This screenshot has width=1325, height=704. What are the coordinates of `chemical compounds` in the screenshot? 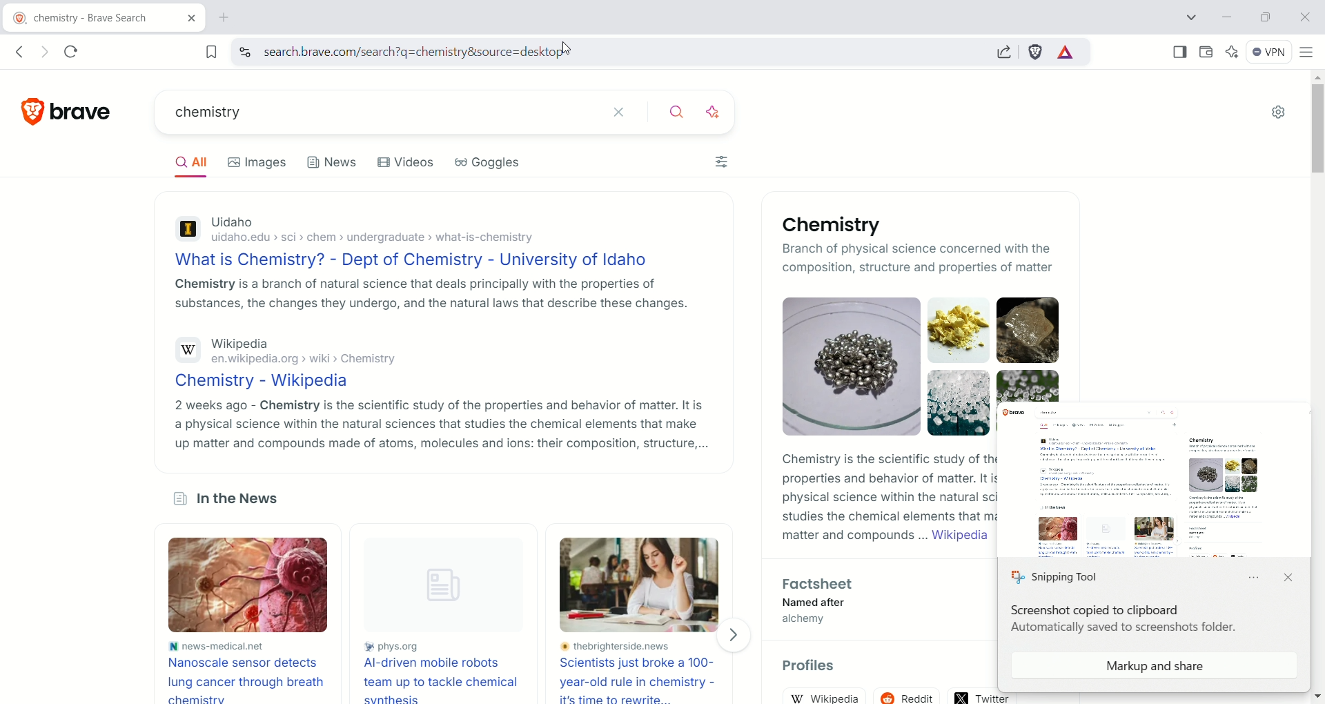 It's located at (1039, 340).